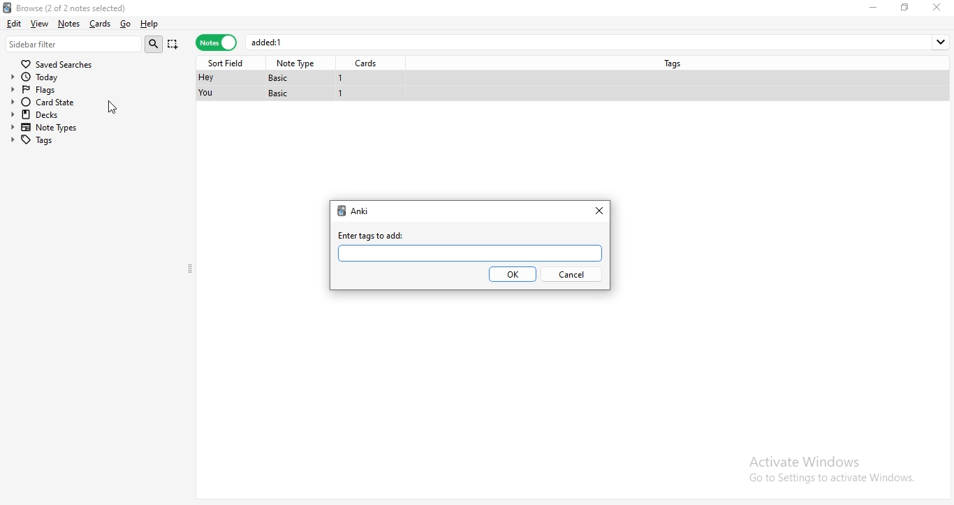 This screenshot has width=954, height=505. I want to click on ok, so click(512, 274).